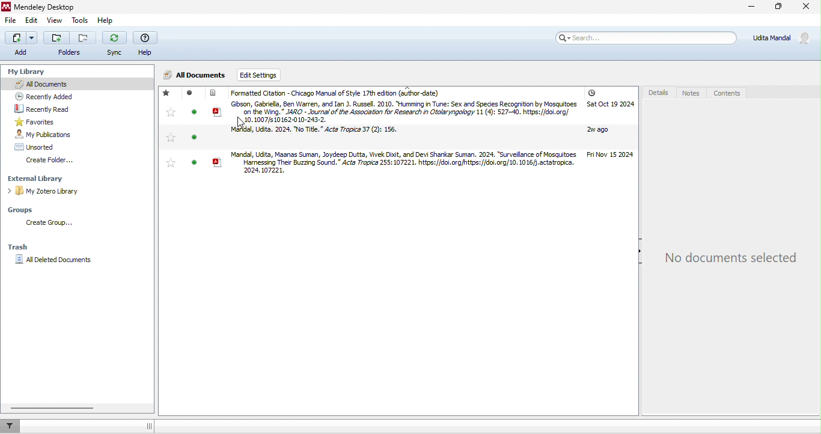 The image size is (821, 434). I want to click on all document, so click(195, 76).